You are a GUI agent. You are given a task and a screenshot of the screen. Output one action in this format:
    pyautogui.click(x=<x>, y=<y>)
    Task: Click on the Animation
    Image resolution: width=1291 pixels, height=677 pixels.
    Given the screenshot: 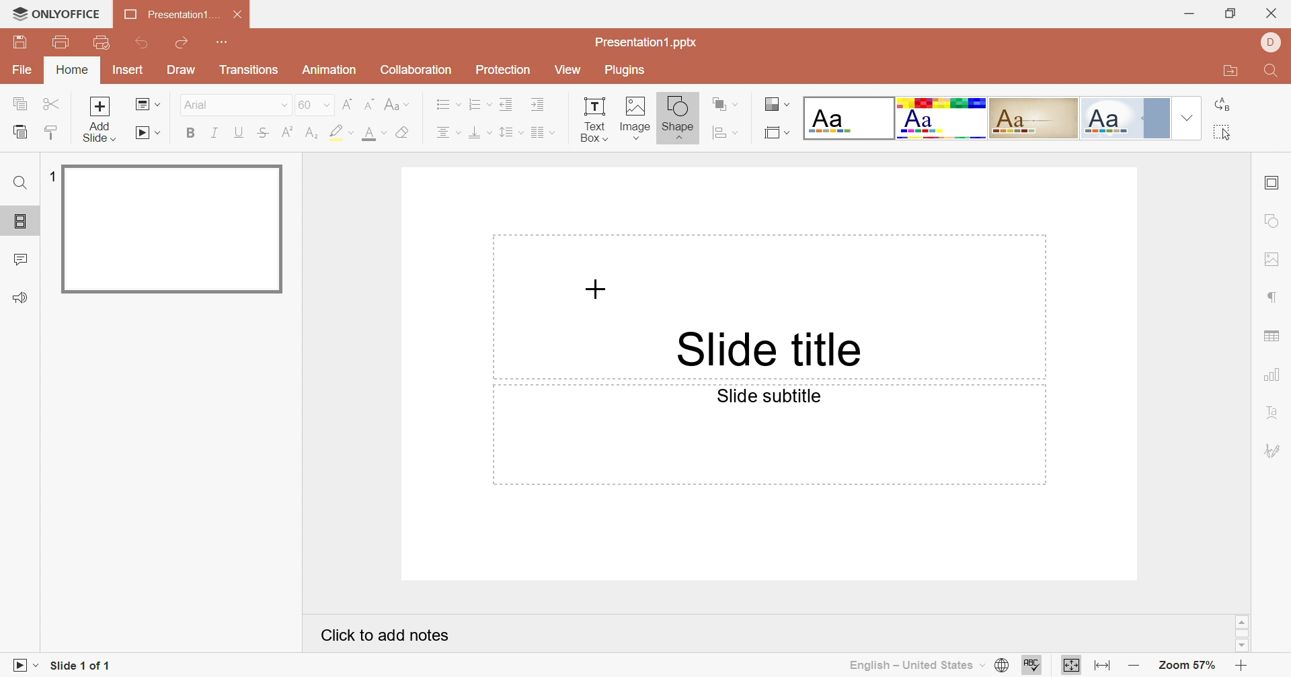 What is the action you would take?
    pyautogui.click(x=327, y=70)
    